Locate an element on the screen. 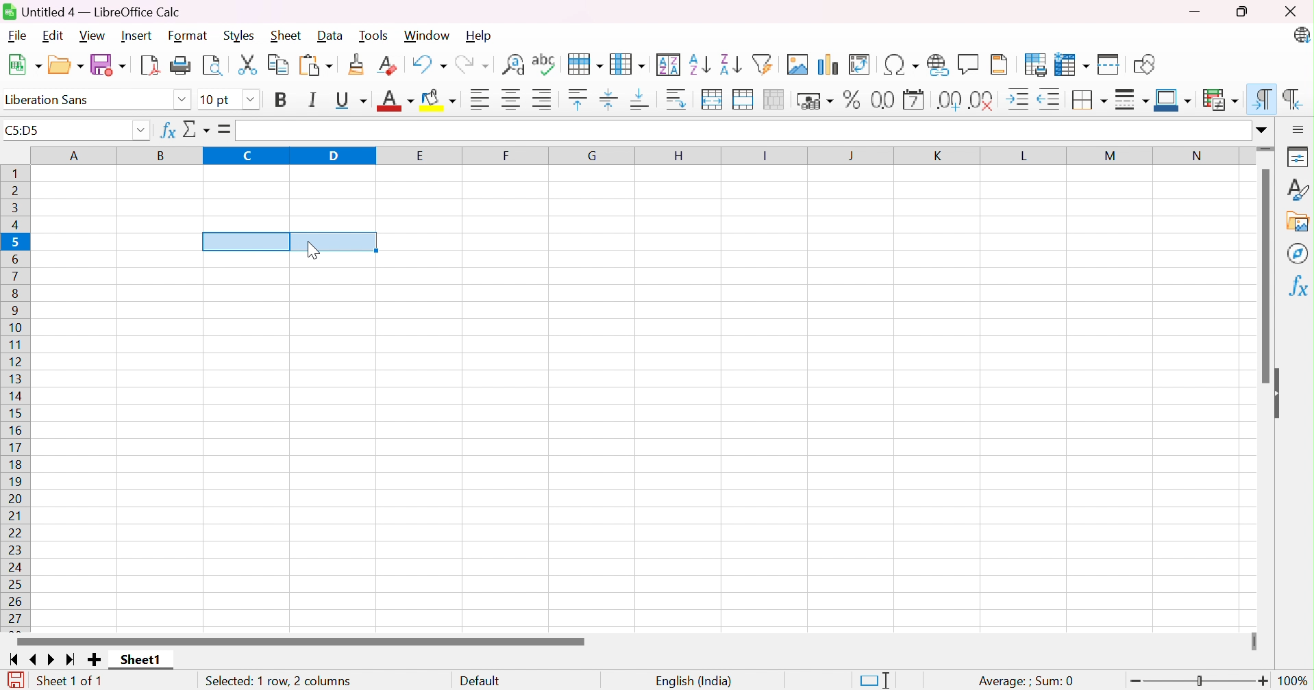  Edit is located at coordinates (52, 36).